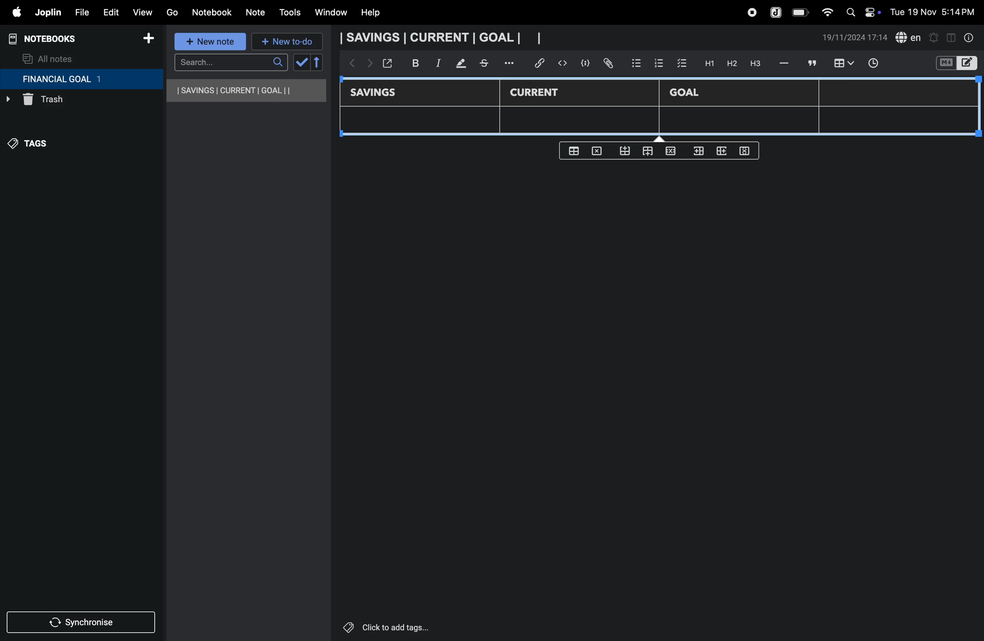  Describe the element at coordinates (573, 151) in the screenshot. I see `create table` at that location.